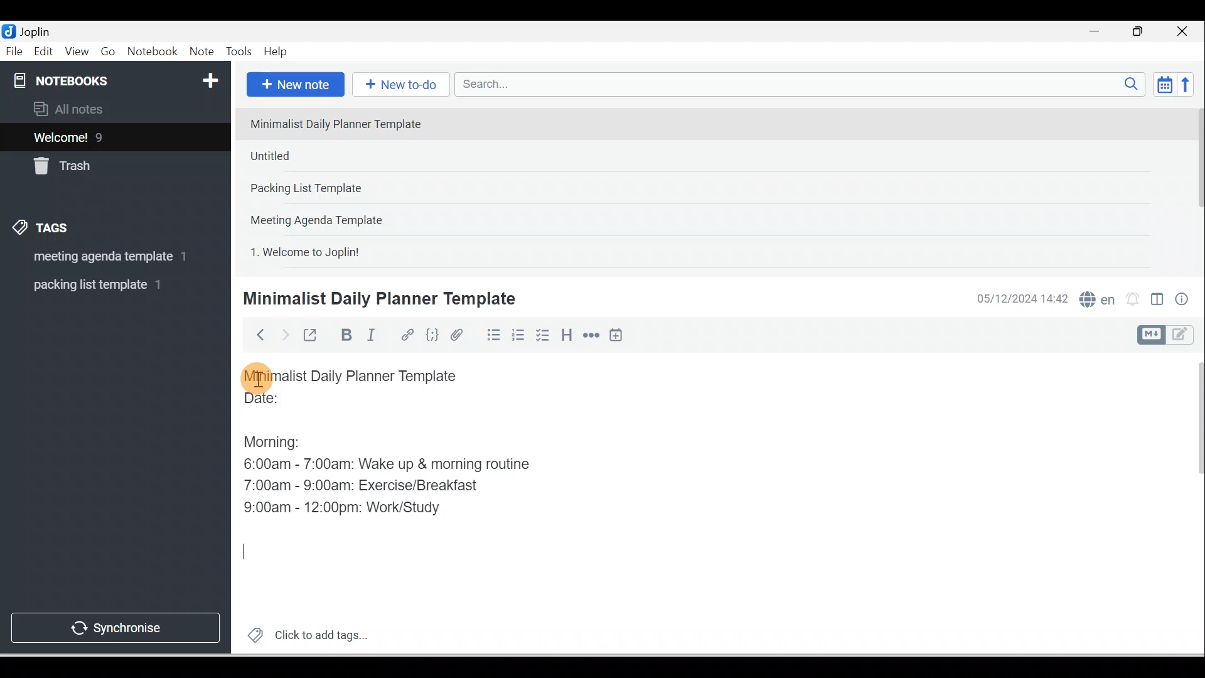 The height and width of the screenshot is (678, 1205). What do you see at coordinates (92, 163) in the screenshot?
I see `Trash` at bounding box center [92, 163].